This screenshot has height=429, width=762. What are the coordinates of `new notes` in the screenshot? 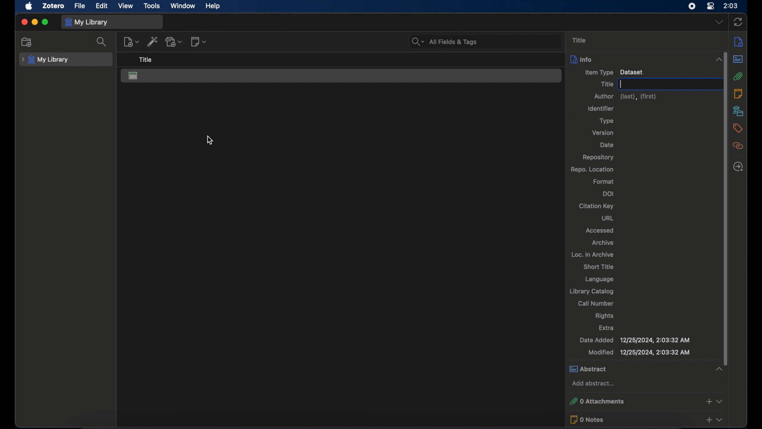 It's located at (199, 42).